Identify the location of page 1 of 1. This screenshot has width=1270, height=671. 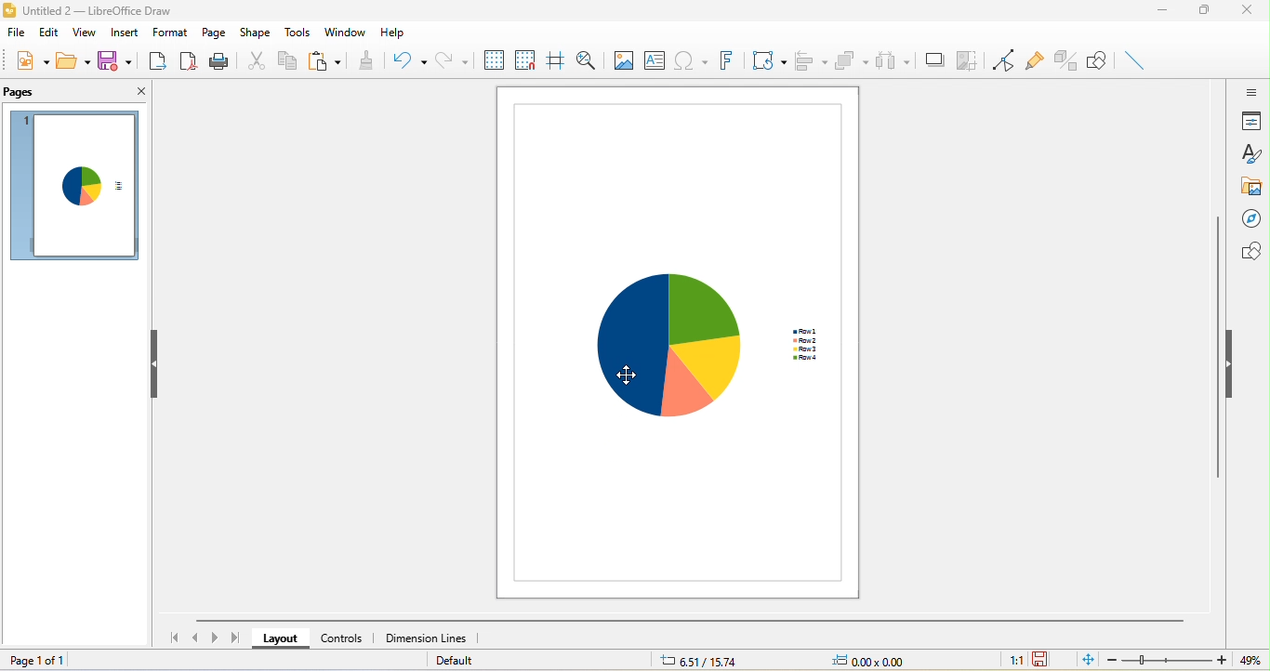
(52, 662).